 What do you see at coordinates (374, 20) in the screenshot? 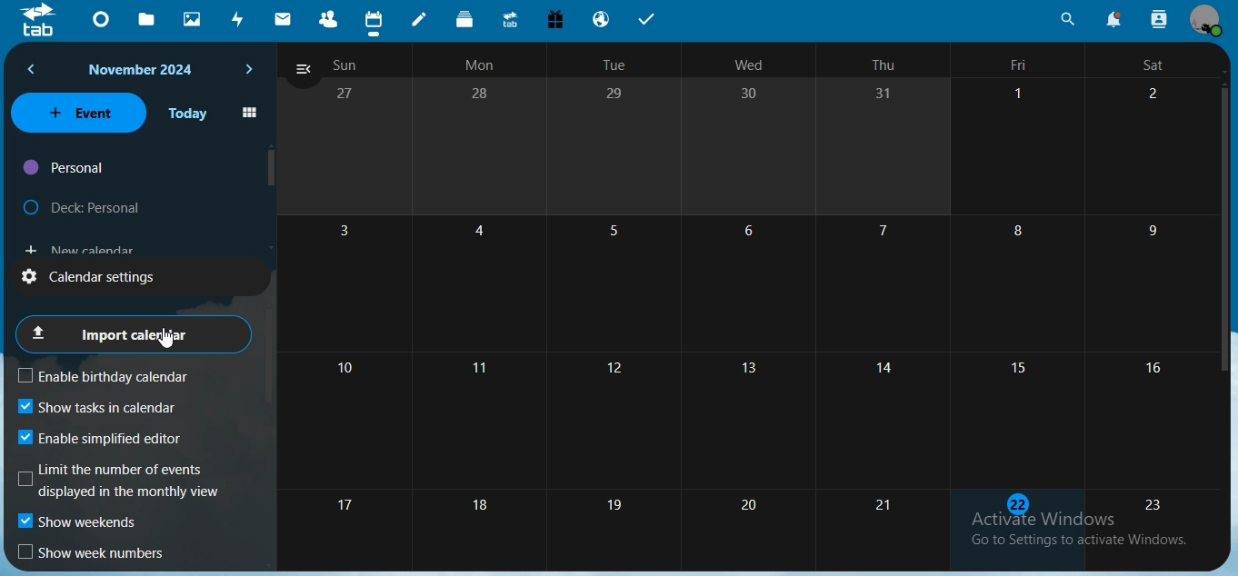
I see `calendar` at bounding box center [374, 20].